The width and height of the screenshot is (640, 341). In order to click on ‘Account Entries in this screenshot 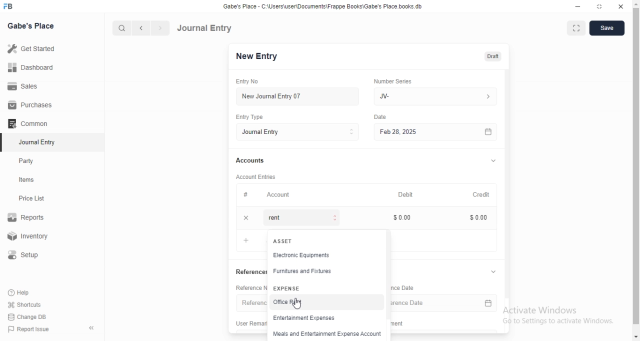, I will do `click(260, 176)`.